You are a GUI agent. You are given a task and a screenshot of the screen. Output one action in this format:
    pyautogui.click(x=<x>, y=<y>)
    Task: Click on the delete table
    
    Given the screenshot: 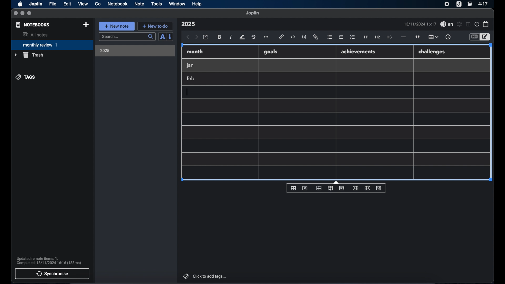 What is the action you would take?
    pyautogui.click(x=305, y=188)
    